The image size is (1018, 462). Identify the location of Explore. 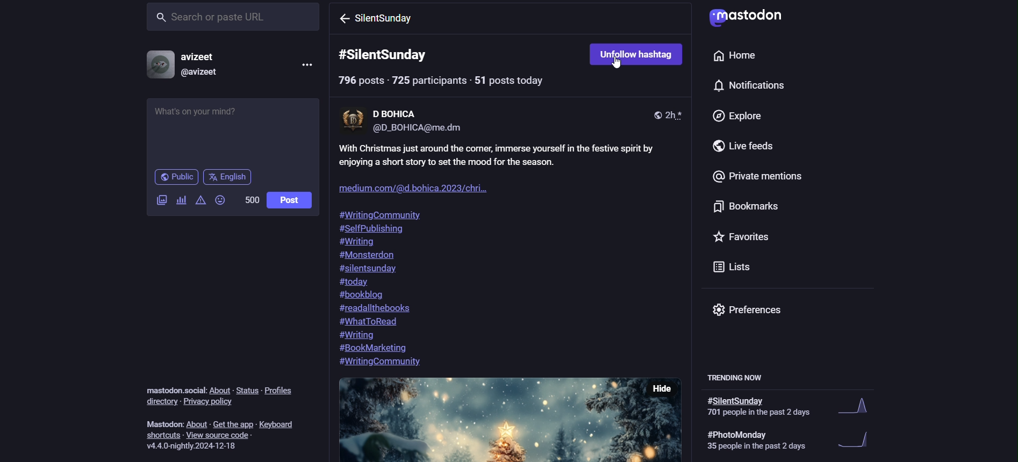
(735, 117).